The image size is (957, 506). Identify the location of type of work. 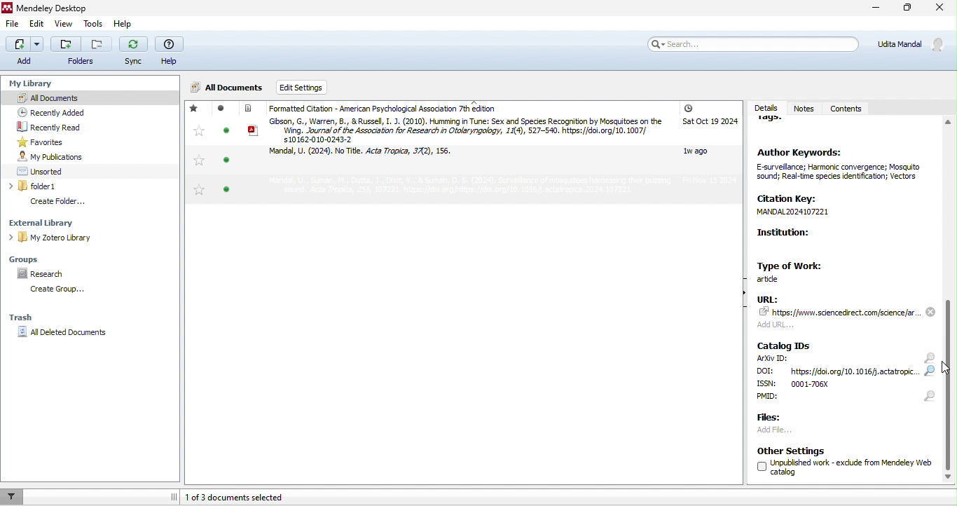
(796, 271).